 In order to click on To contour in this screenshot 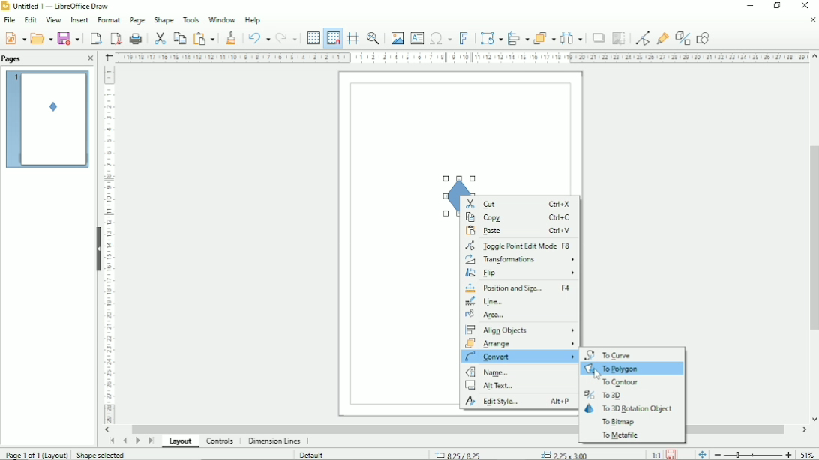, I will do `click(618, 383)`.